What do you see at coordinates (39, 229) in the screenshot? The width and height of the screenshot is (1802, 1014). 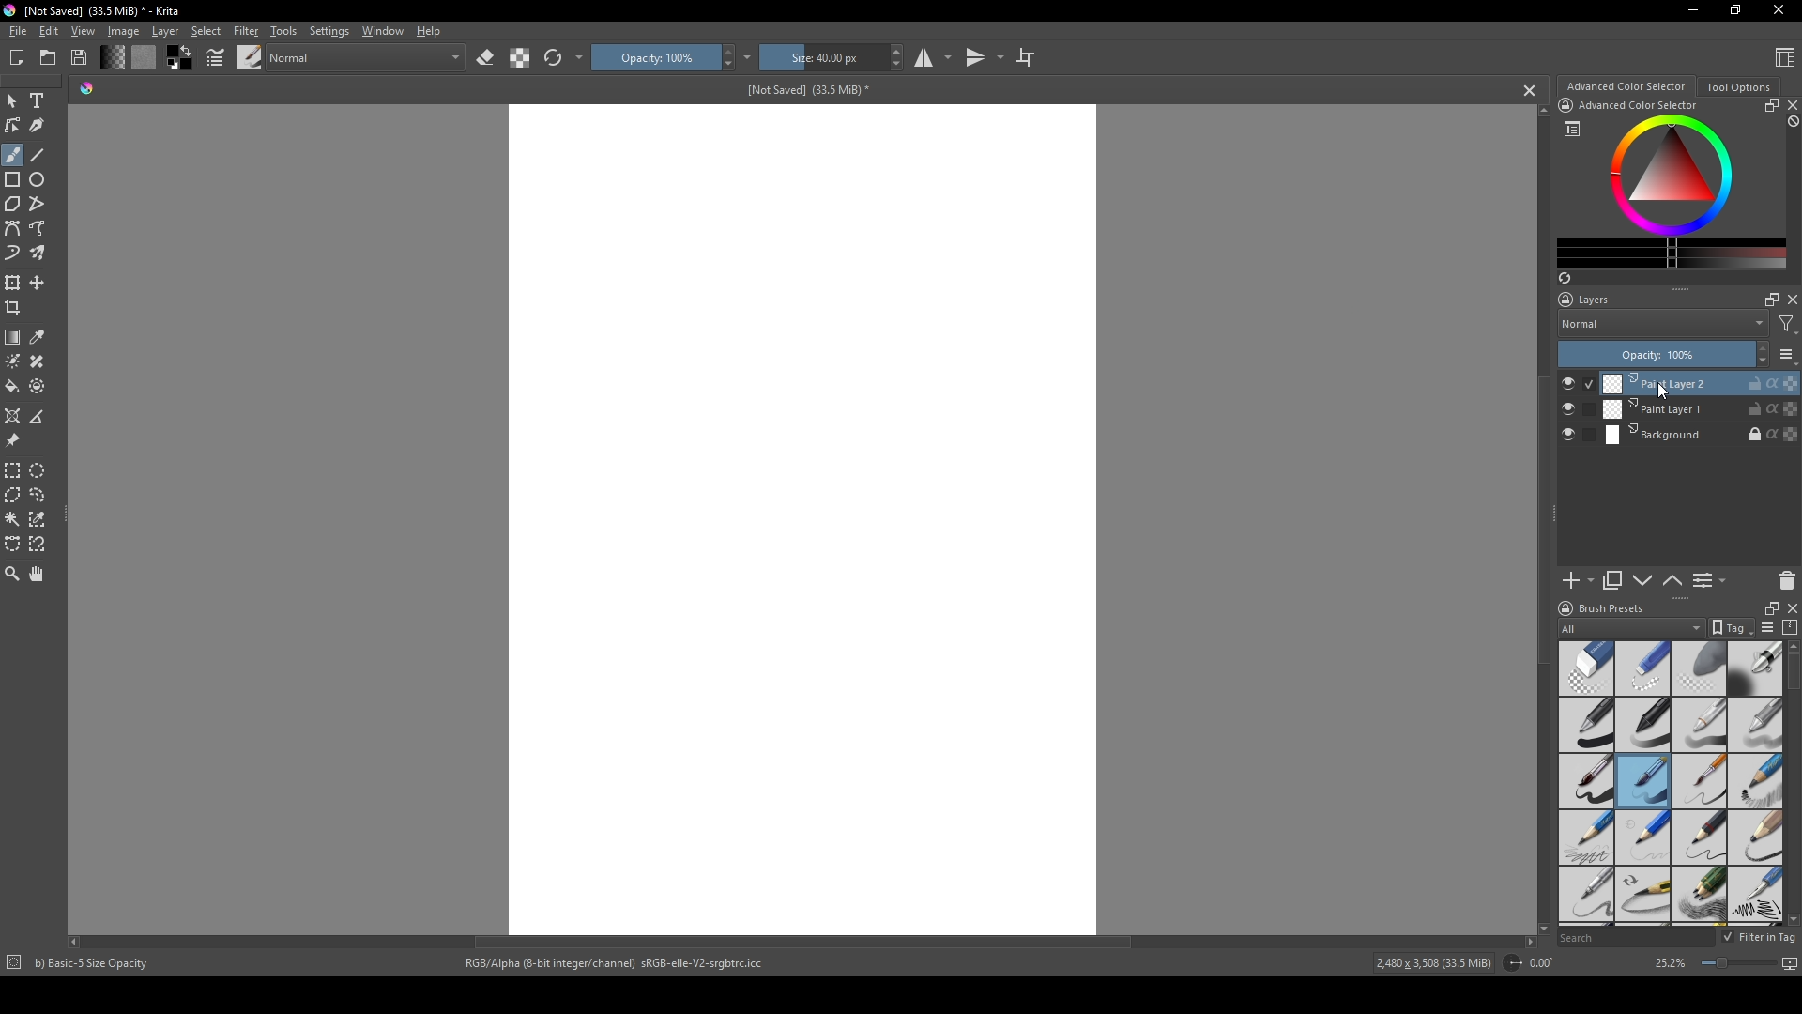 I see `free hand` at bounding box center [39, 229].